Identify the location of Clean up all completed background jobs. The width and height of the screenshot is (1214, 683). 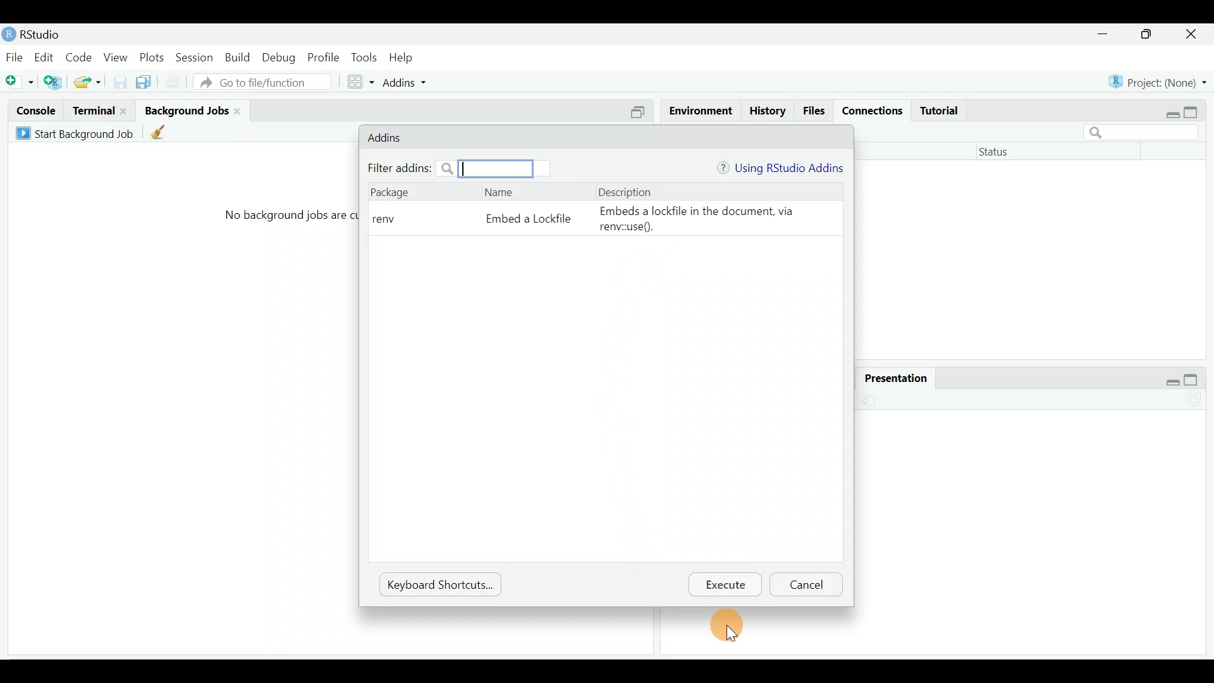
(161, 132).